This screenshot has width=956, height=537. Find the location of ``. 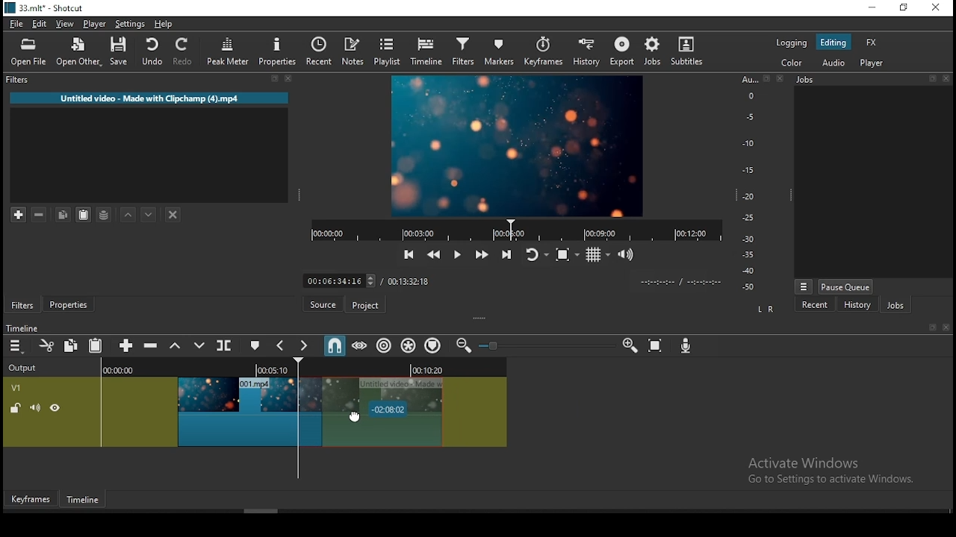

 is located at coordinates (934, 79).